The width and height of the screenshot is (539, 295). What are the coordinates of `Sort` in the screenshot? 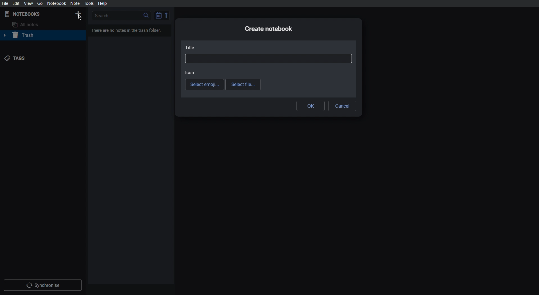 It's located at (162, 15).